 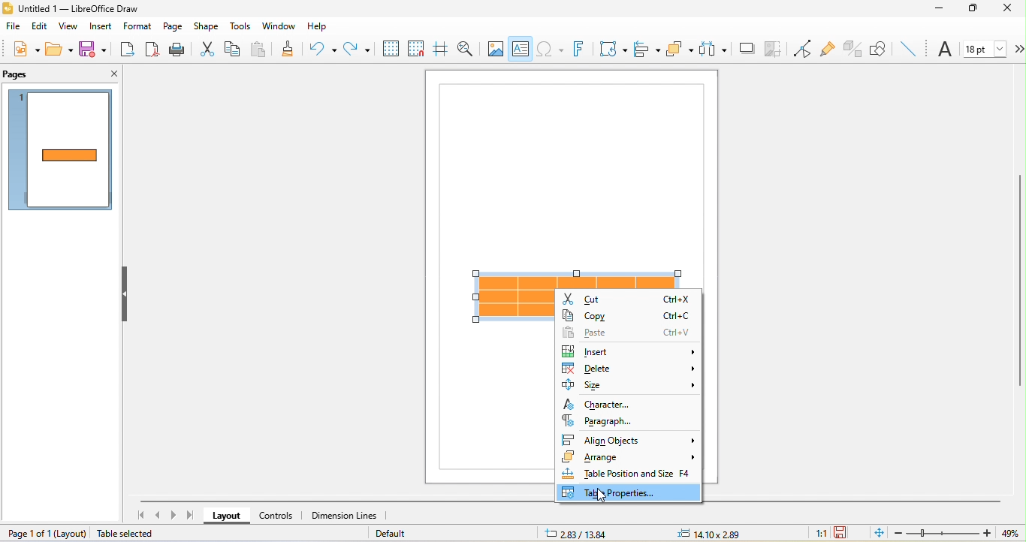 What do you see at coordinates (774, 49) in the screenshot?
I see `crop image` at bounding box center [774, 49].